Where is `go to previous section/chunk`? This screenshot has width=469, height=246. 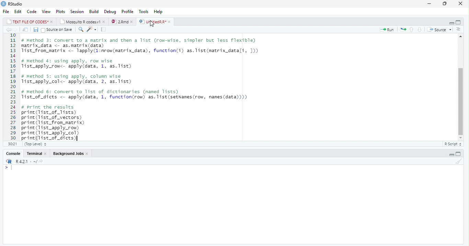 go to previous section/chunk is located at coordinates (411, 29).